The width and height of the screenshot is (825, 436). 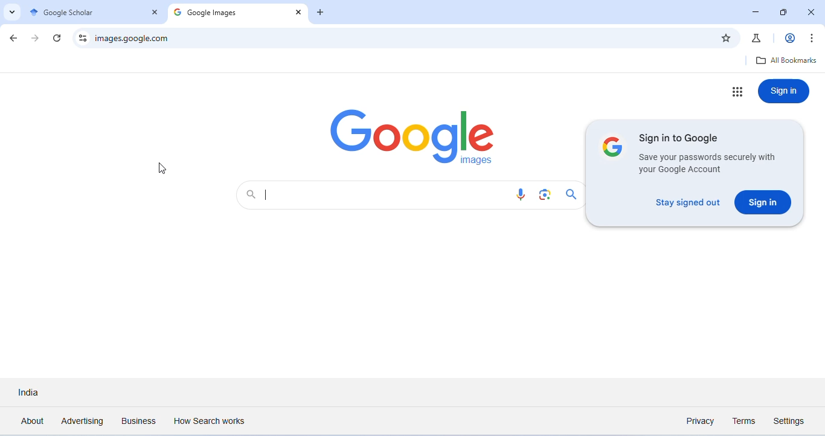 I want to click on search icon, so click(x=571, y=195).